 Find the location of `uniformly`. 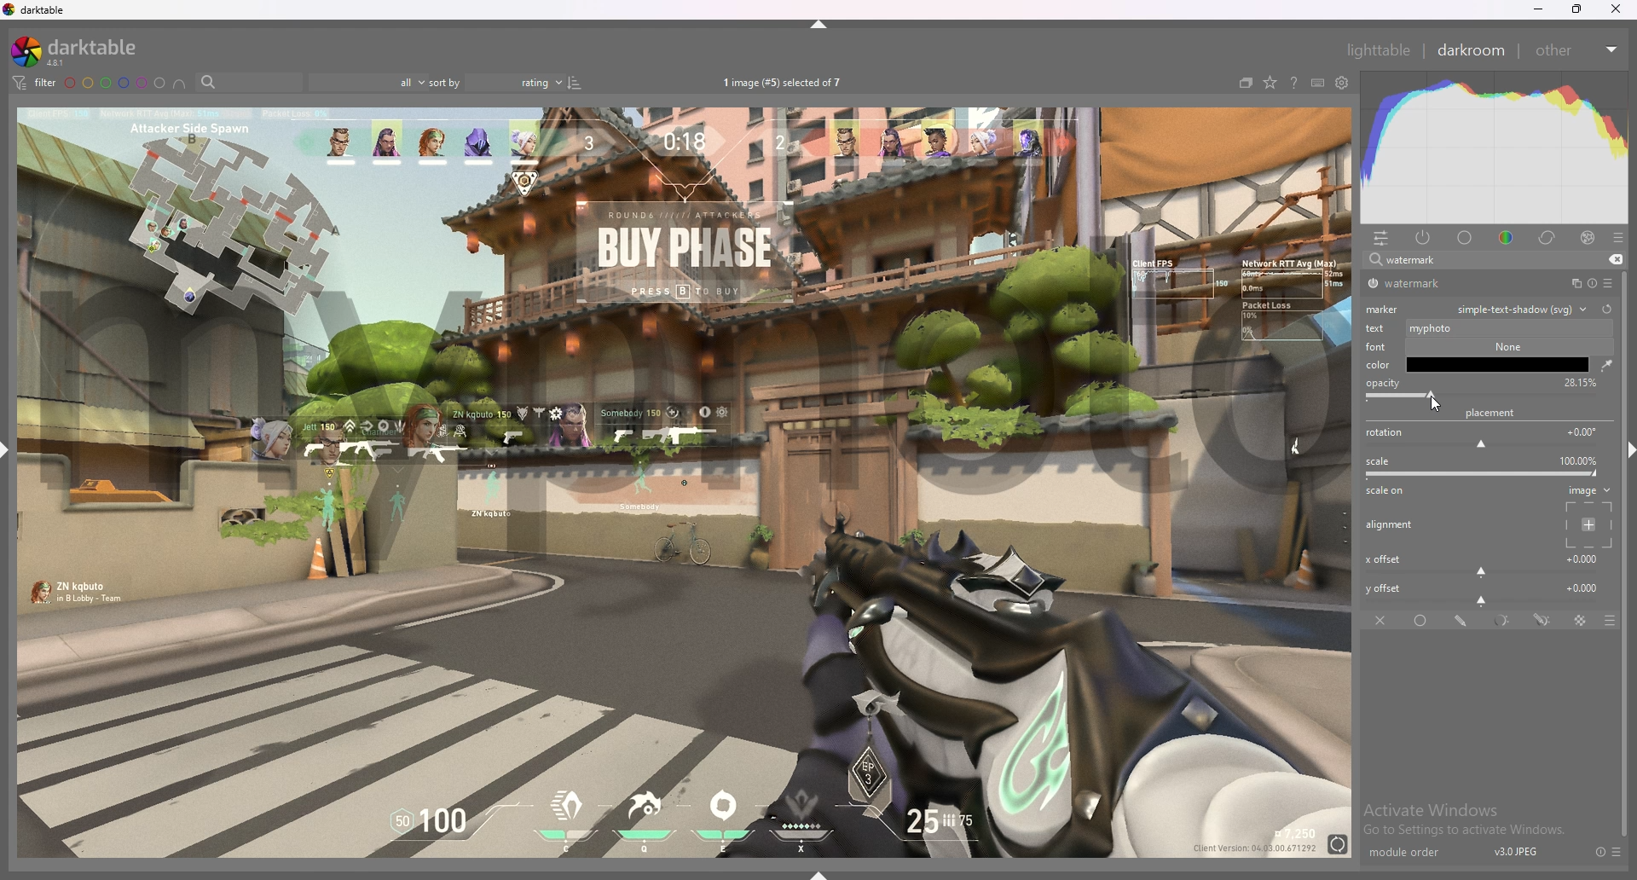

uniformly is located at coordinates (1423, 621).